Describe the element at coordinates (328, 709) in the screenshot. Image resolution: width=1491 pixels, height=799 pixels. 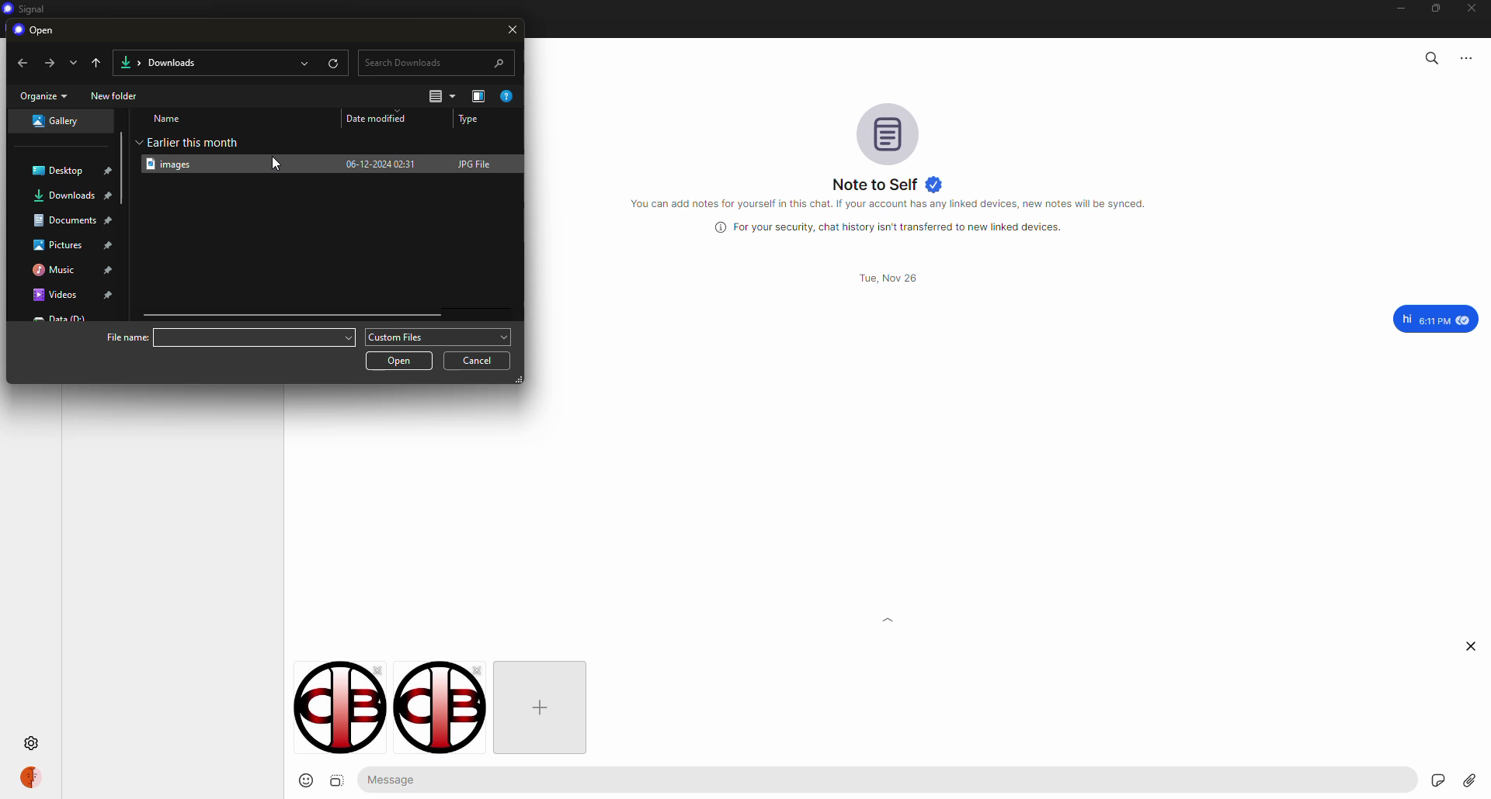
I see `image` at that location.